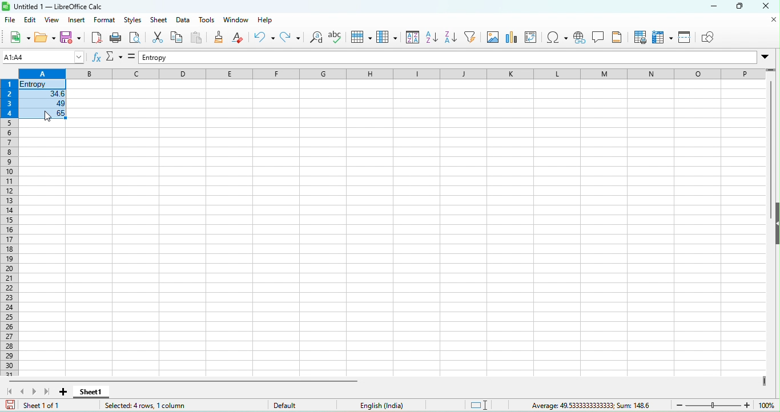 The width and height of the screenshot is (780, 412). I want to click on view, so click(53, 21).